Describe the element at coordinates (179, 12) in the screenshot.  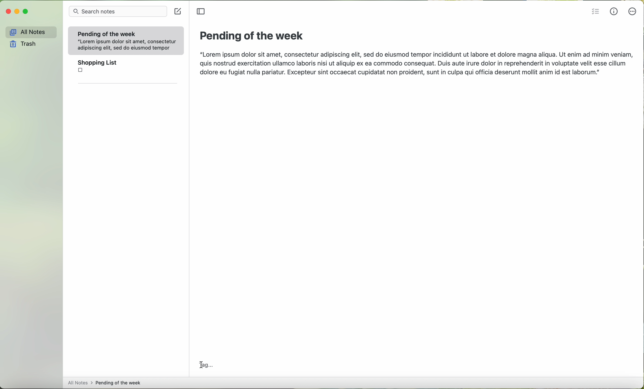
I see `create a note` at that location.